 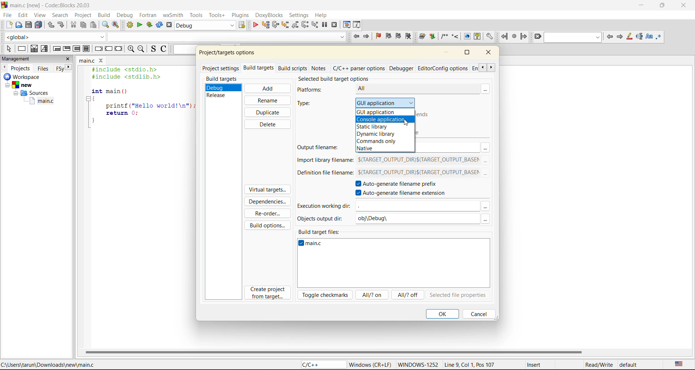 I want to click on paste, so click(x=94, y=25).